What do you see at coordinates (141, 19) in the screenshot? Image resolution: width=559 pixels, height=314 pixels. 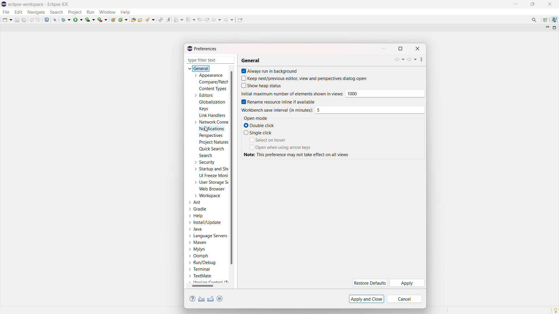 I see `open task` at bounding box center [141, 19].